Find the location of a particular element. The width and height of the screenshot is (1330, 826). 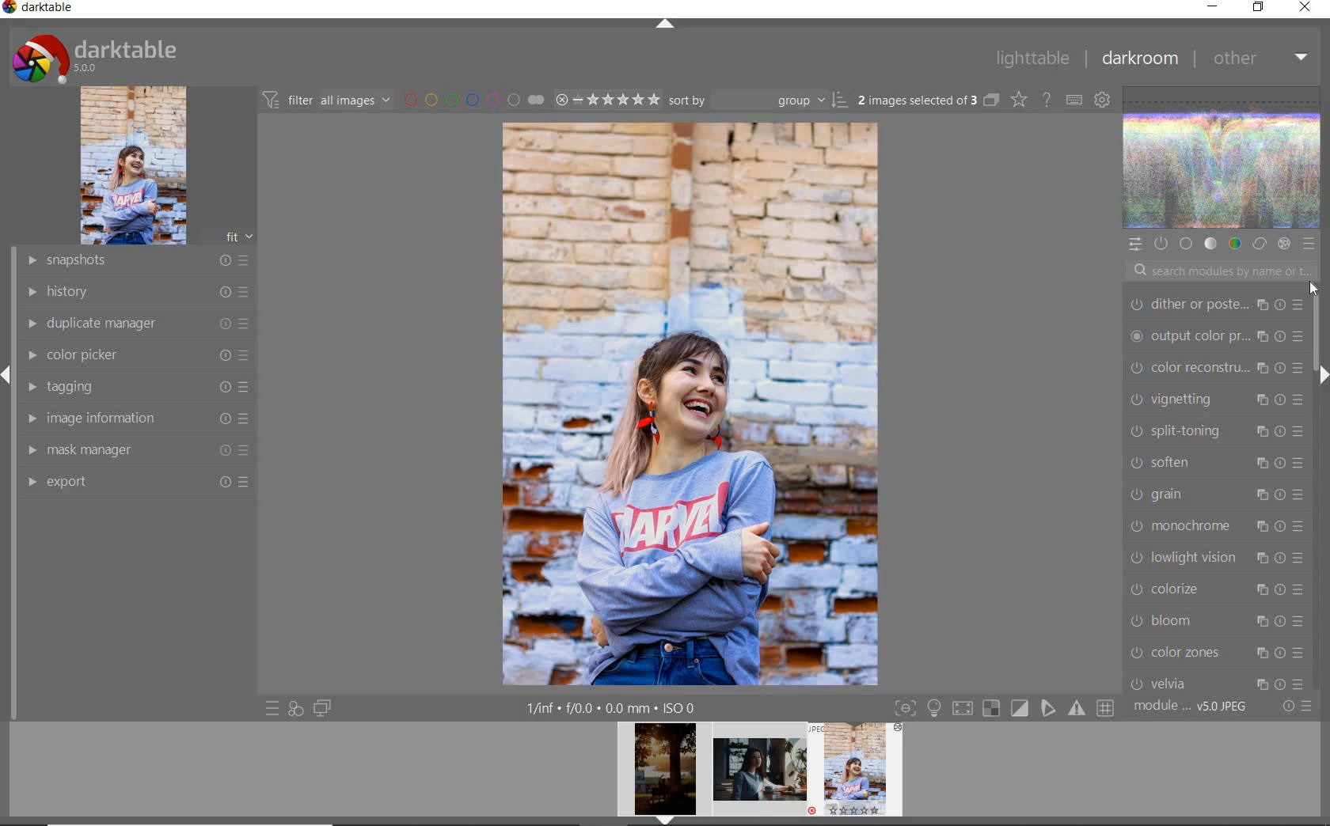

rotate is located at coordinates (1219, 589).